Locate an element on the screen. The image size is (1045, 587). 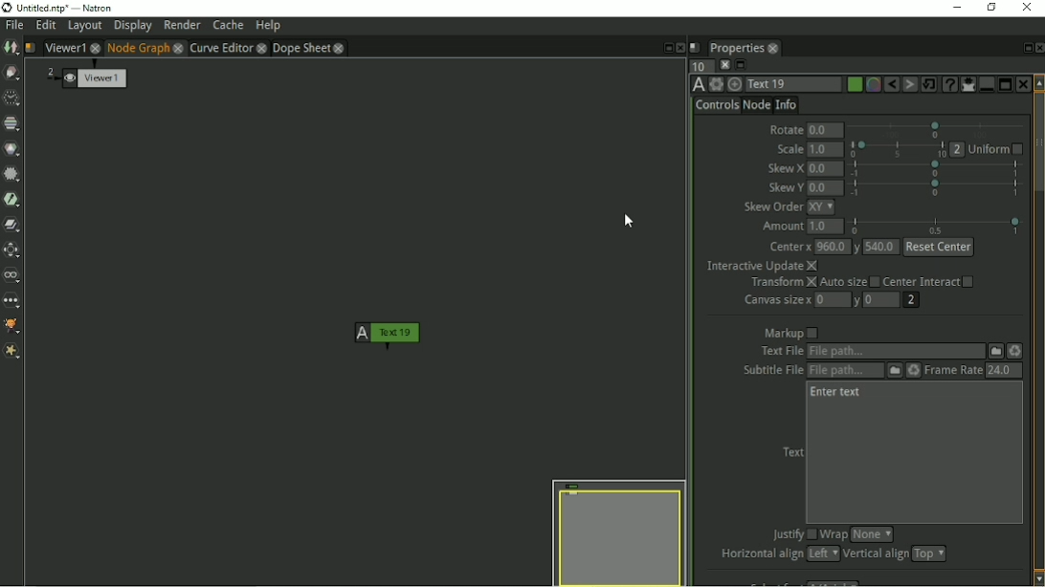
Center Interact is located at coordinates (936, 282).